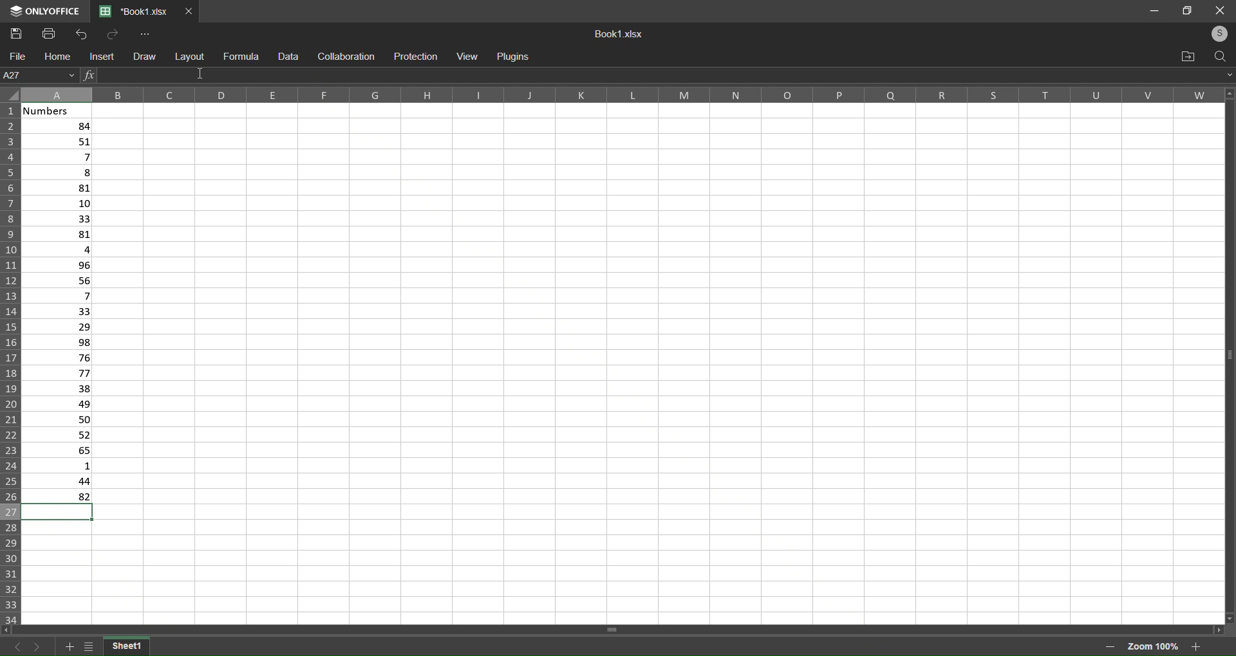  Describe the element at coordinates (622, 33) in the screenshot. I see `Book1.xslx` at that location.